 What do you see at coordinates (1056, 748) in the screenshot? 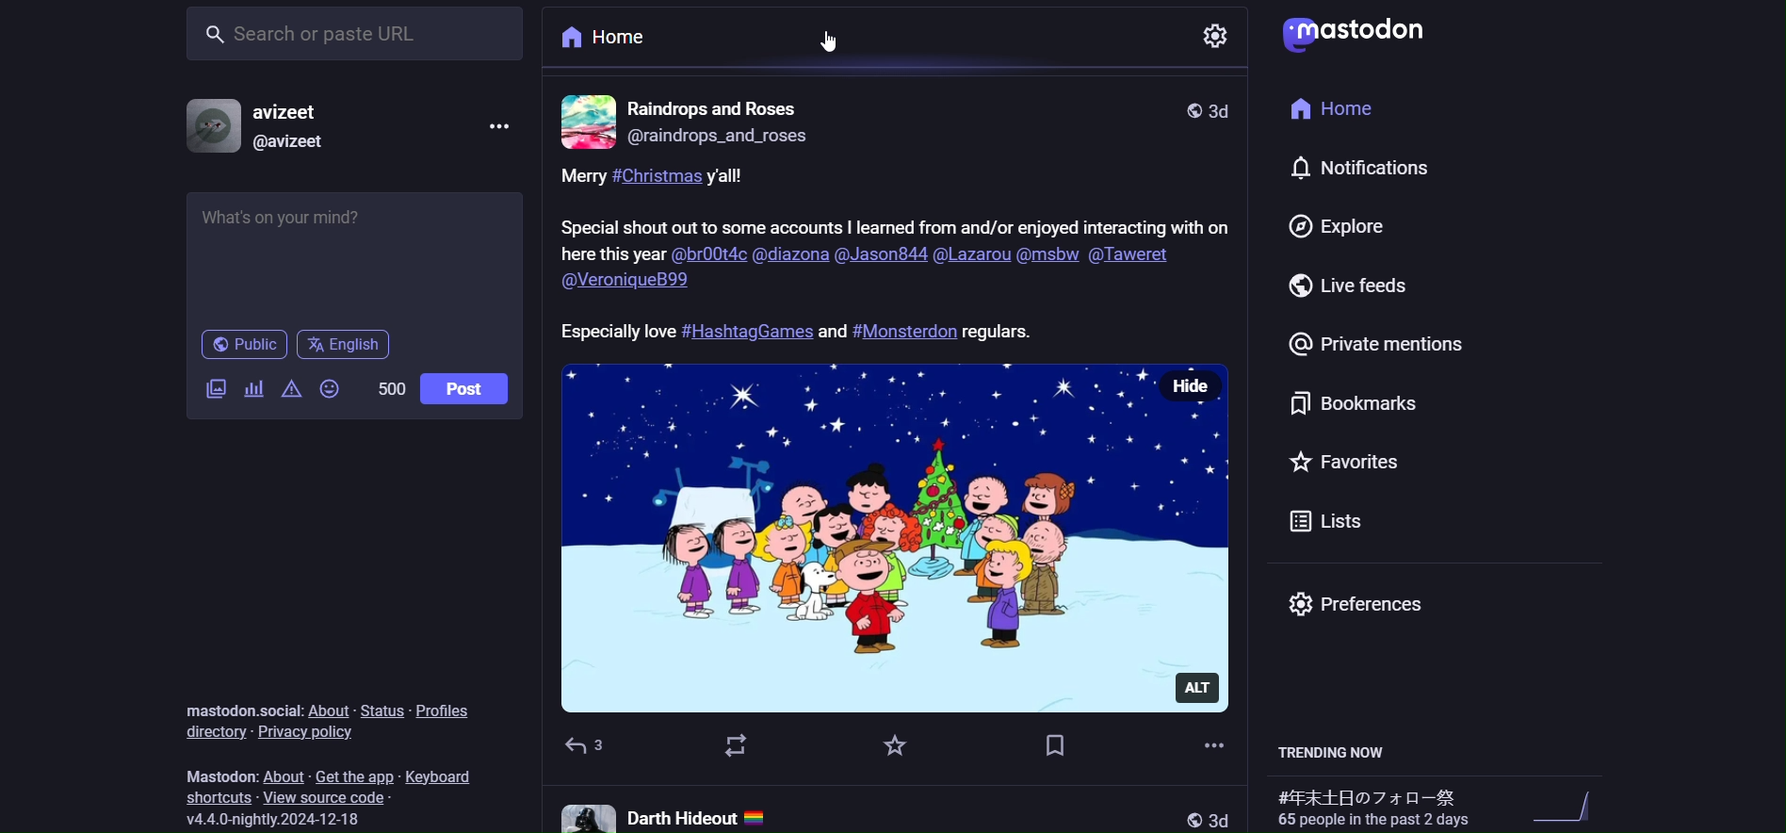
I see `bookmark` at bounding box center [1056, 748].